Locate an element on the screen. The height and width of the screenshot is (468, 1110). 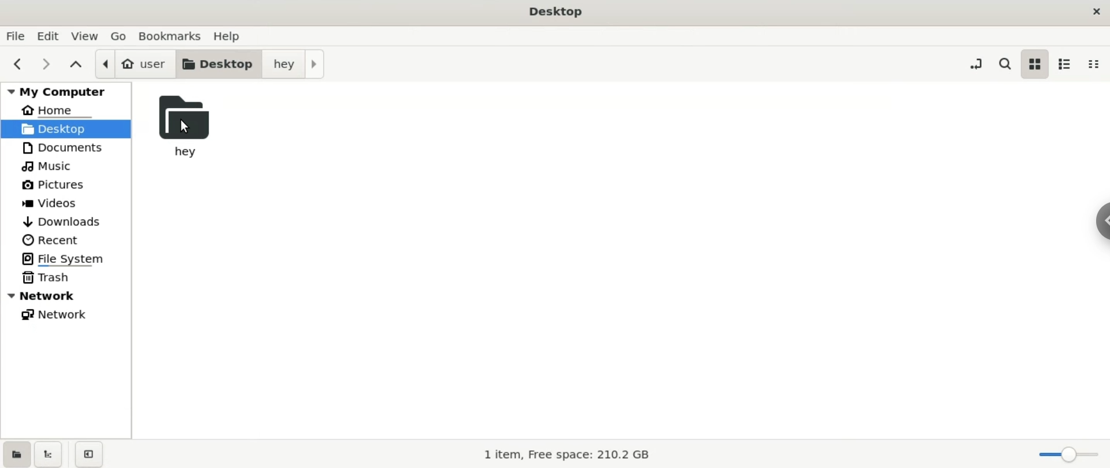
hey is located at coordinates (184, 127).